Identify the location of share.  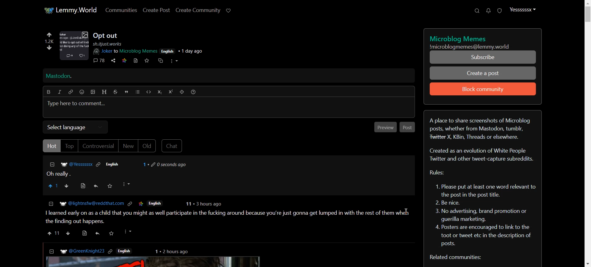
(113, 60).